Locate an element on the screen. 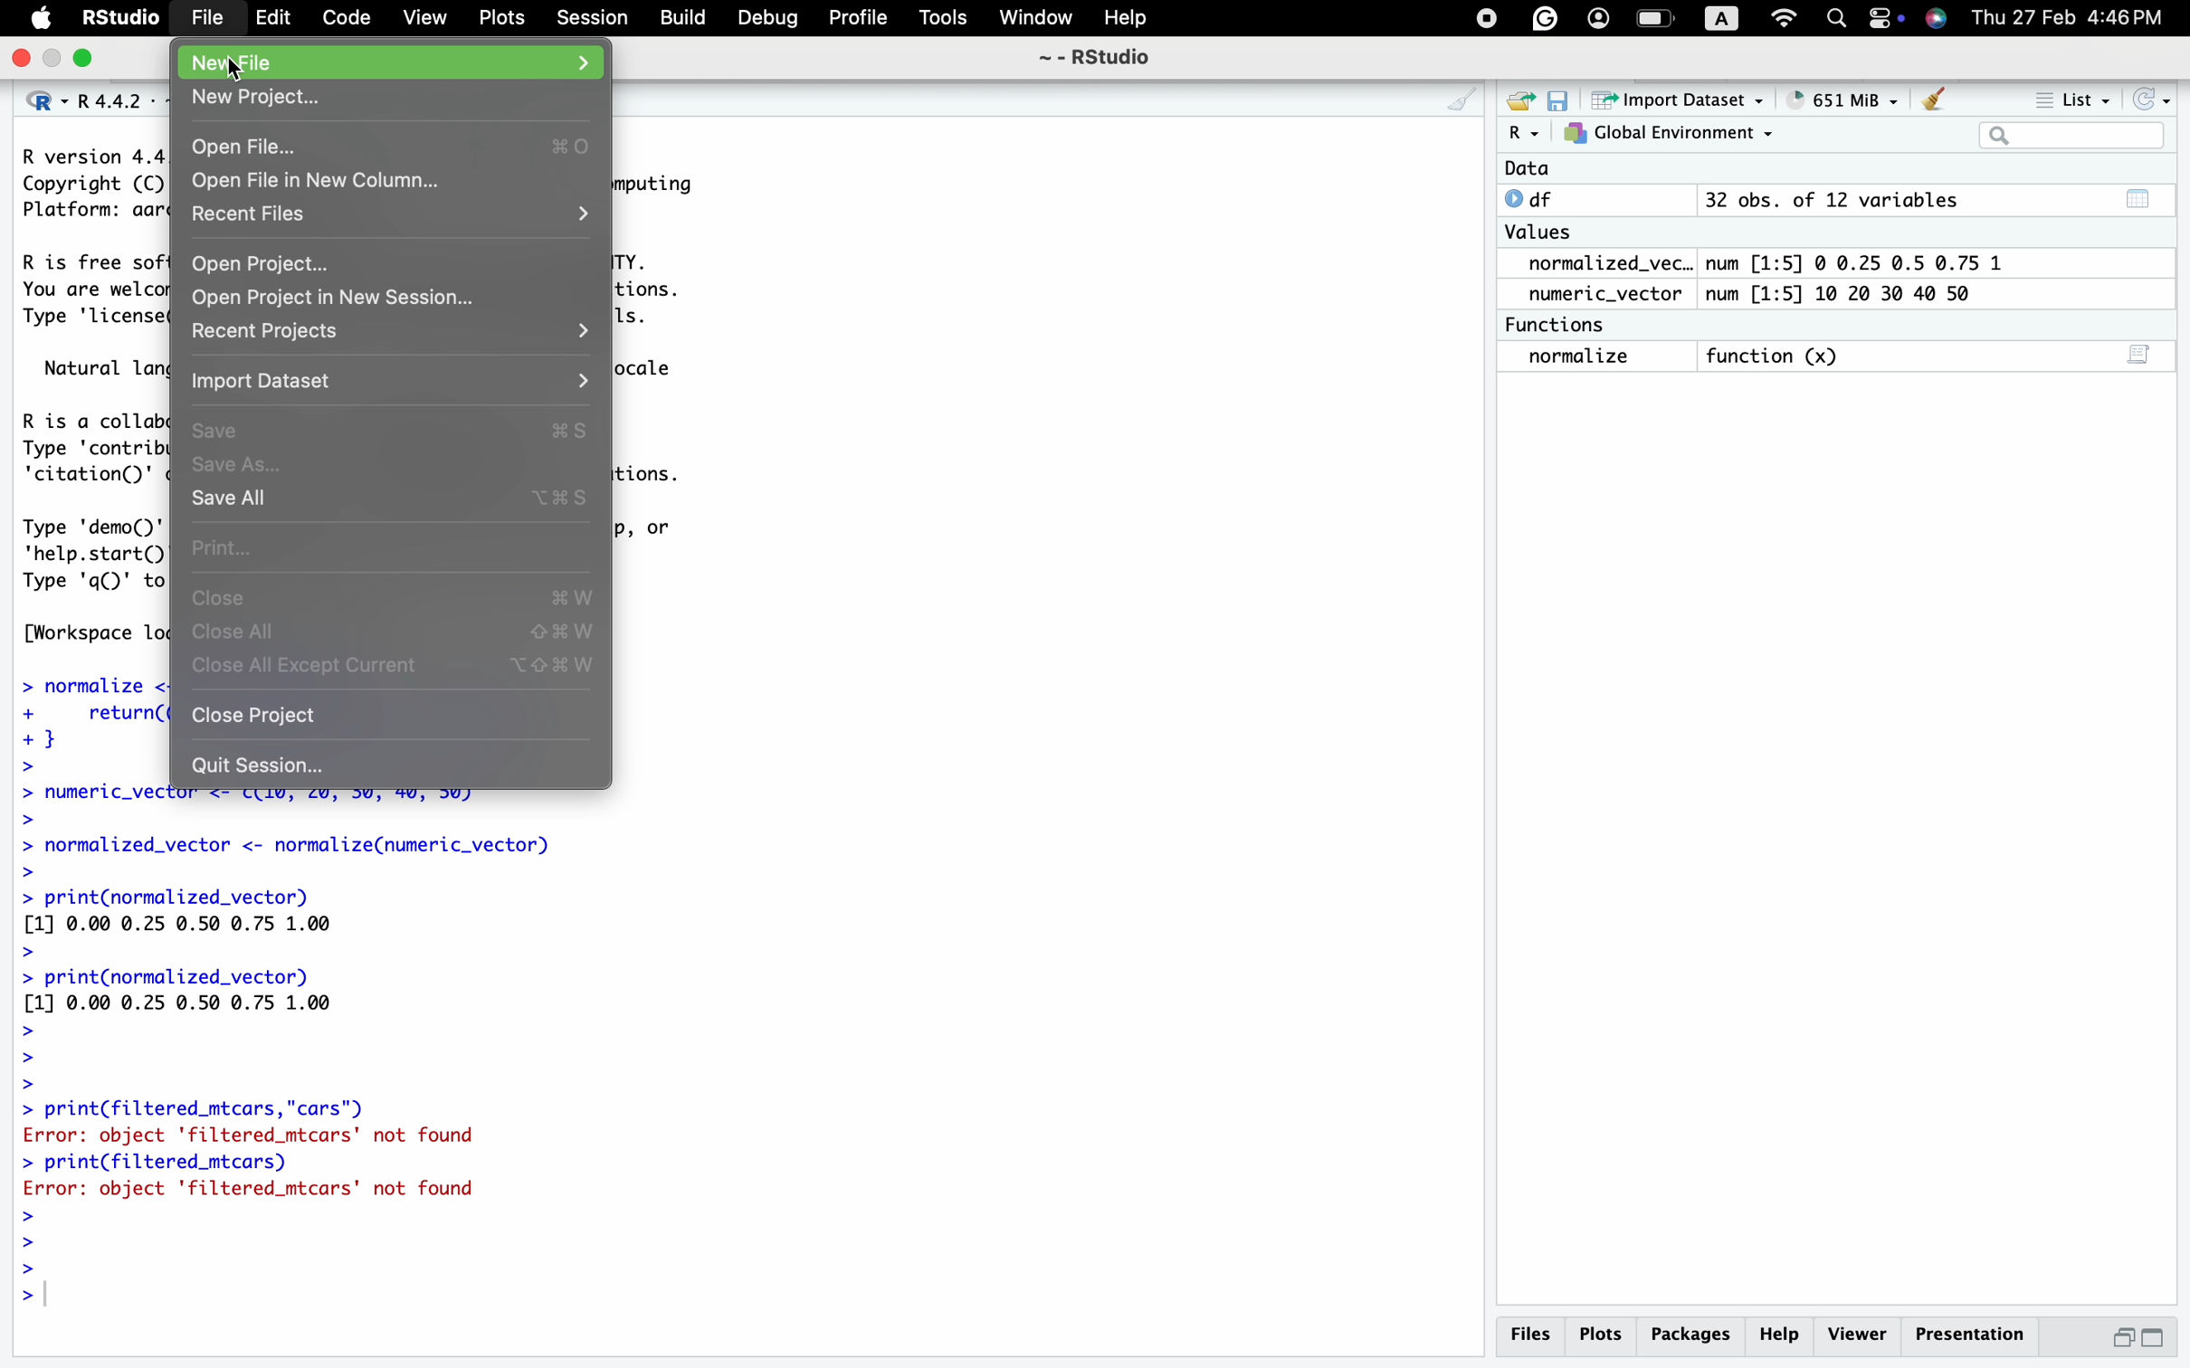  user is located at coordinates (1604, 19).